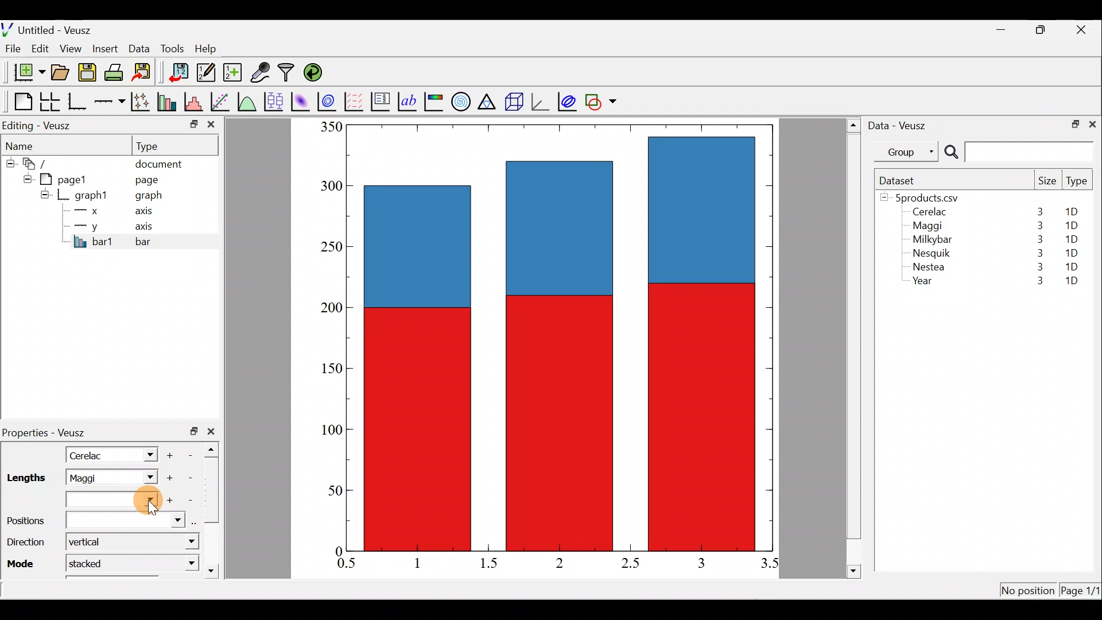 Image resolution: width=1102 pixels, height=620 pixels. Describe the element at coordinates (557, 562) in the screenshot. I see `2` at that location.